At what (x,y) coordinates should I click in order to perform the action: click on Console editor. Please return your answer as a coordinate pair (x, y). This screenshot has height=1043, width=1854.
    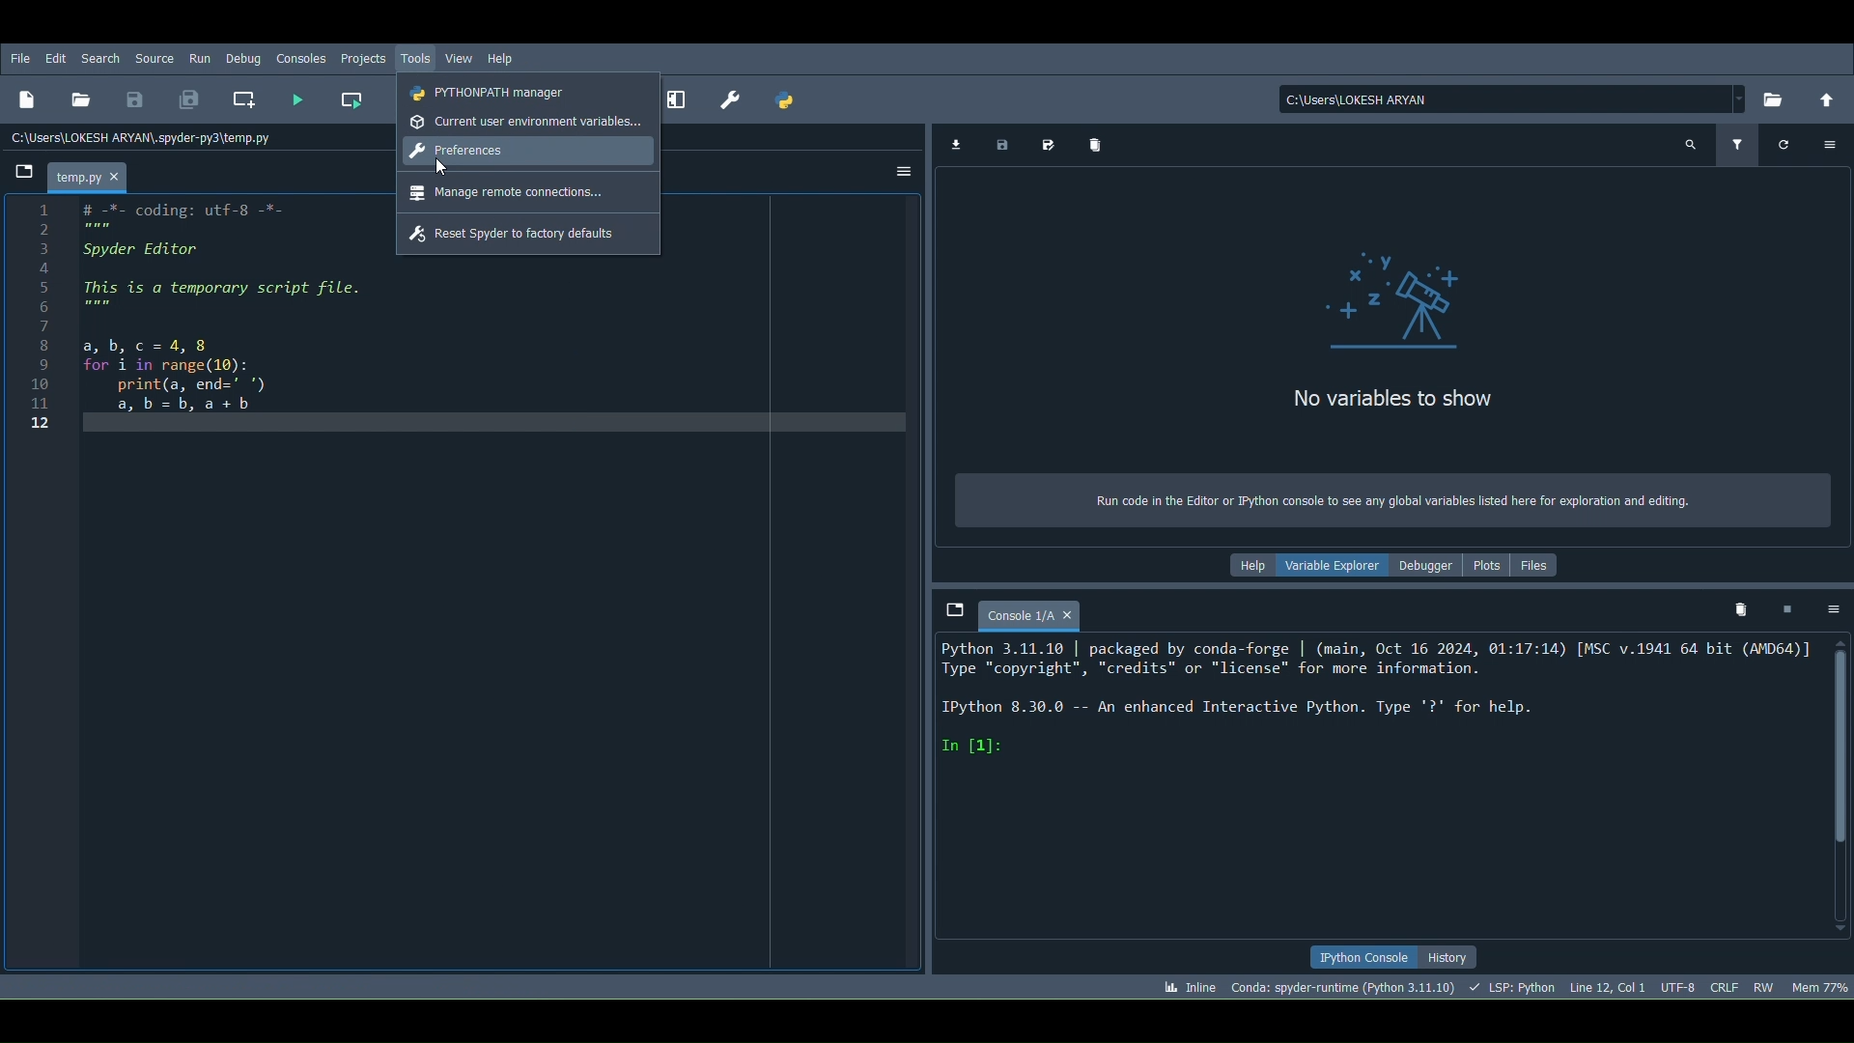
    Looking at the image, I should click on (1375, 786).